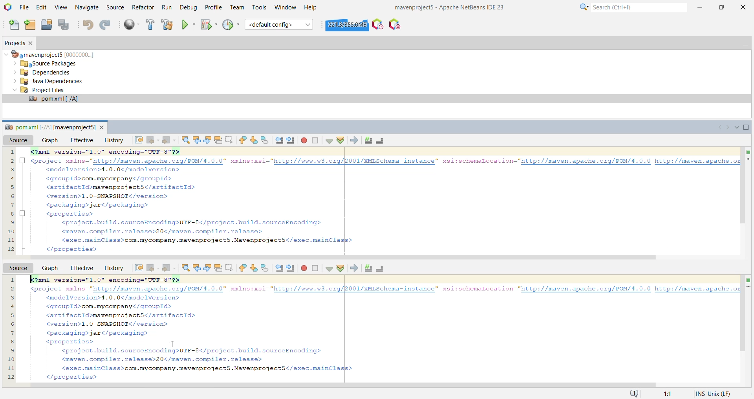 This screenshot has width=754, height=399. I want to click on Debug, so click(187, 8).